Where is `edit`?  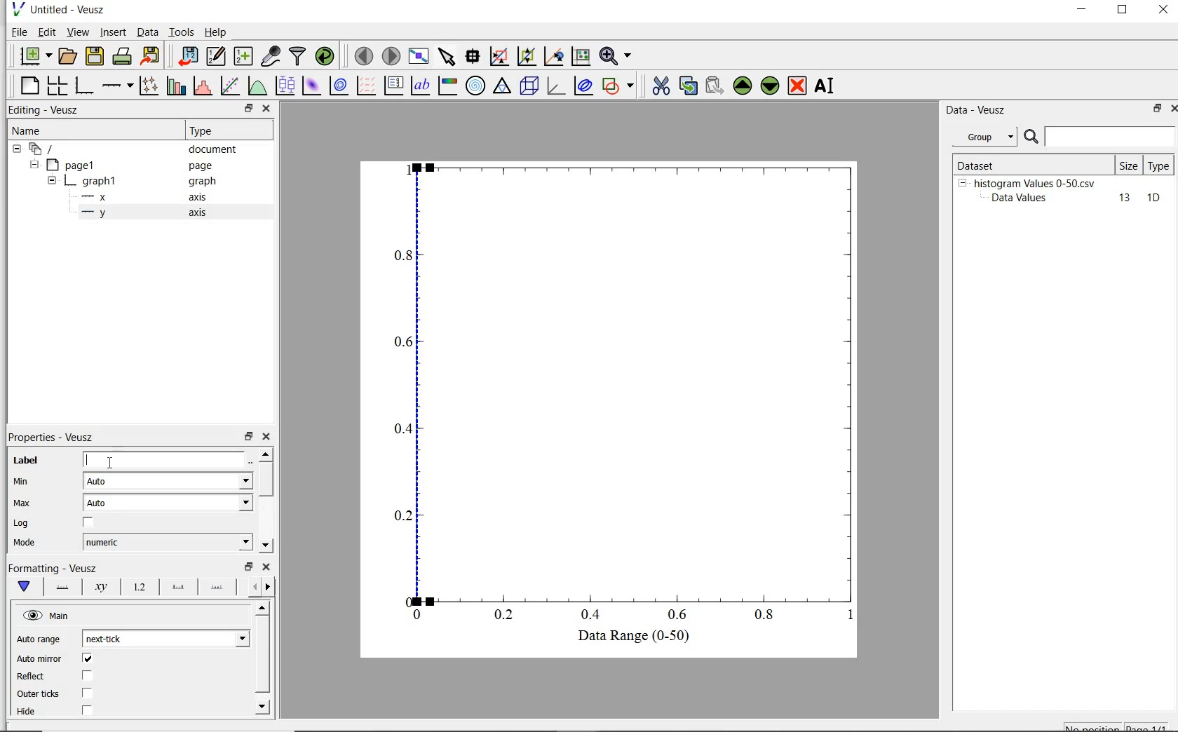
edit is located at coordinates (47, 32).